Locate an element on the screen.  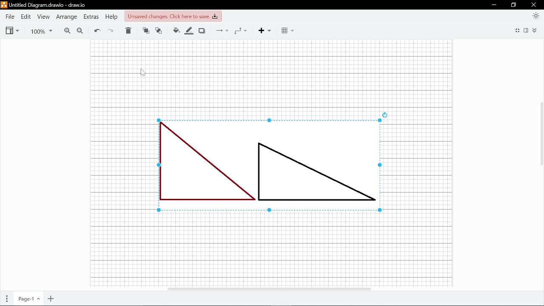
Fill line is located at coordinates (188, 31).